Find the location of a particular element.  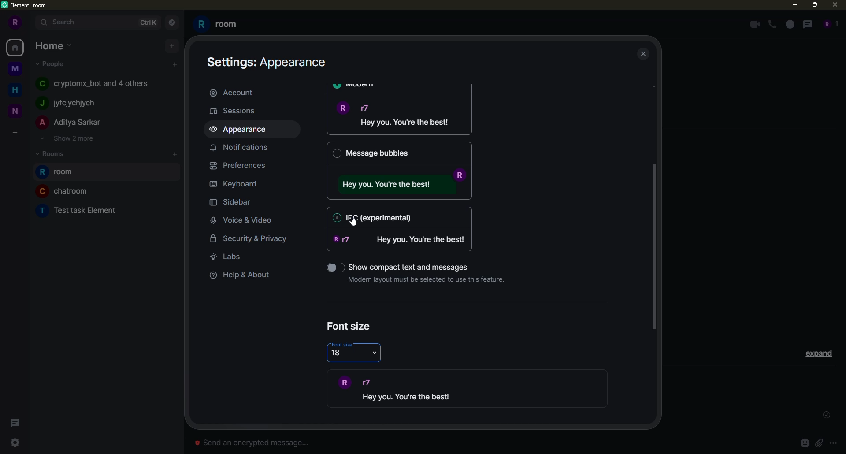

space is located at coordinates (16, 110).